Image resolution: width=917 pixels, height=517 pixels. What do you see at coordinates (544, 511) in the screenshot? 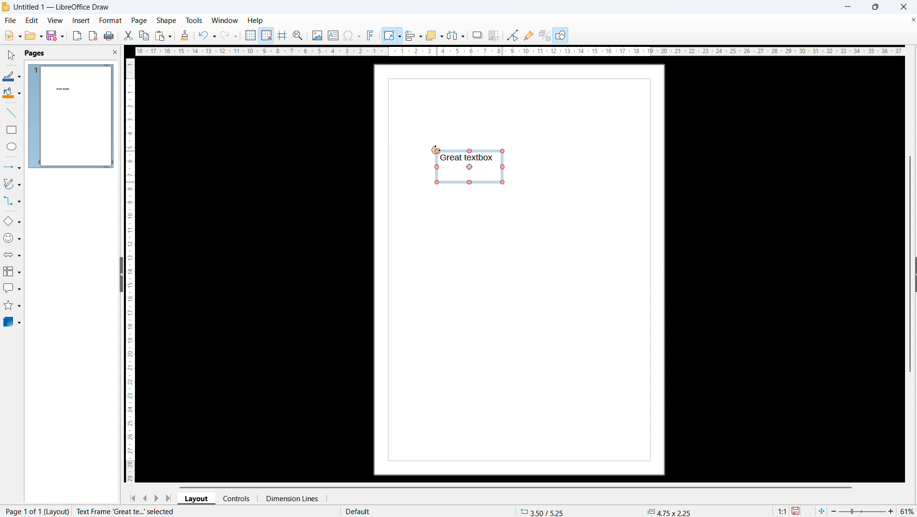
I see `cursor coordinates` at bounding box center [544, 511].